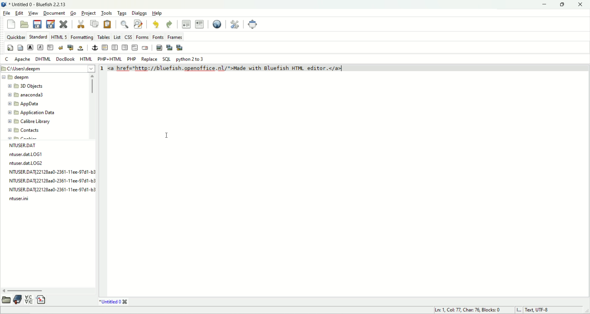  I want to click on file, so click(7, 14).